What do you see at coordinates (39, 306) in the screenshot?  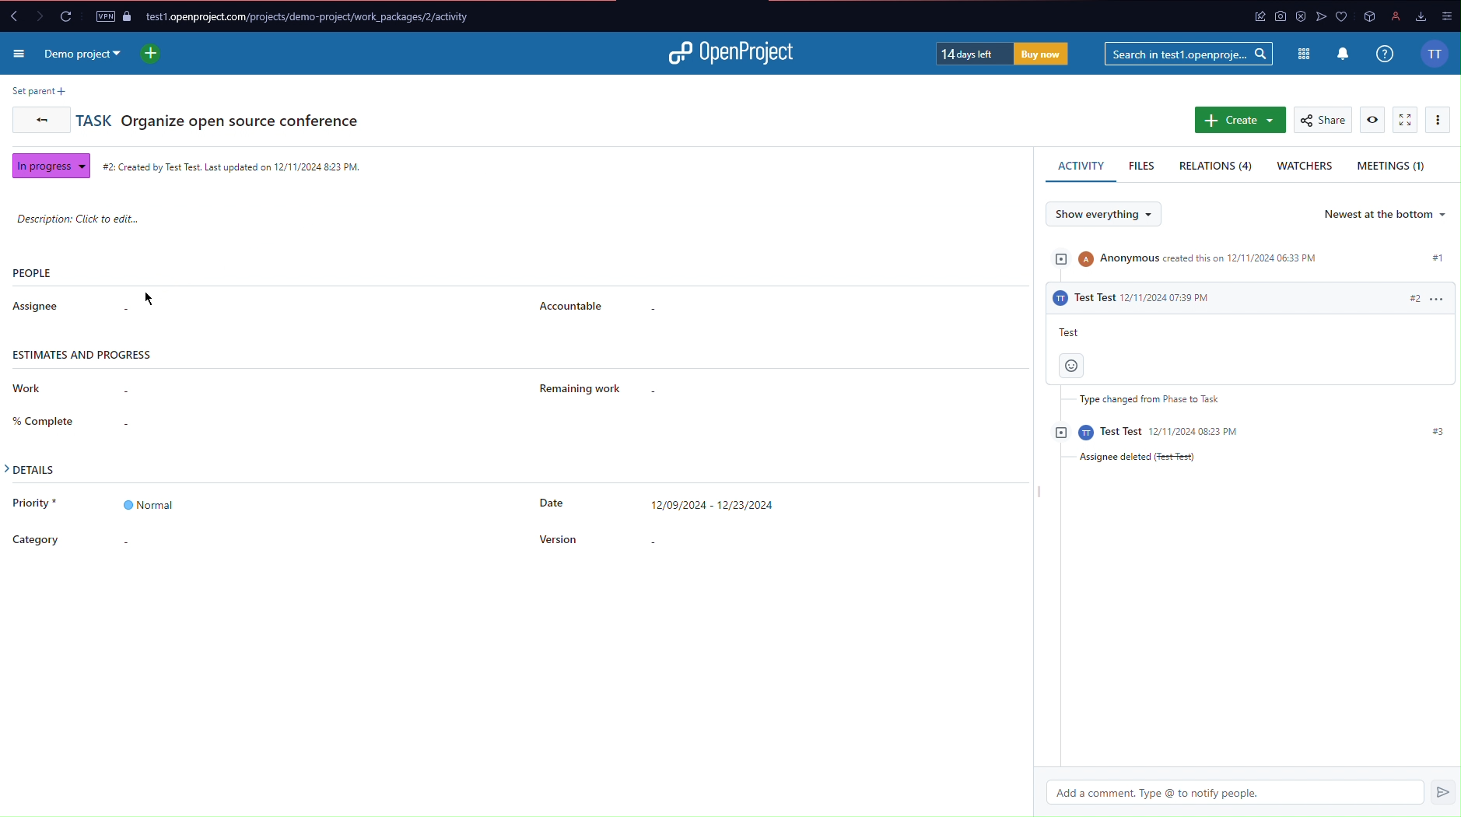 I see `Assignee` at bounding box center [39, 306].